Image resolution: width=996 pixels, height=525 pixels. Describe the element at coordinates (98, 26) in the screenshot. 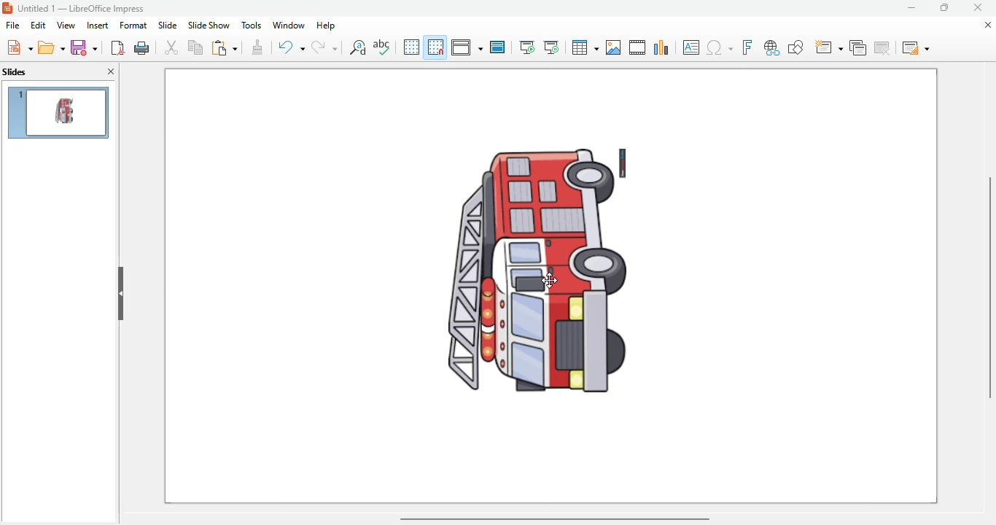

I see `insert` at that location.